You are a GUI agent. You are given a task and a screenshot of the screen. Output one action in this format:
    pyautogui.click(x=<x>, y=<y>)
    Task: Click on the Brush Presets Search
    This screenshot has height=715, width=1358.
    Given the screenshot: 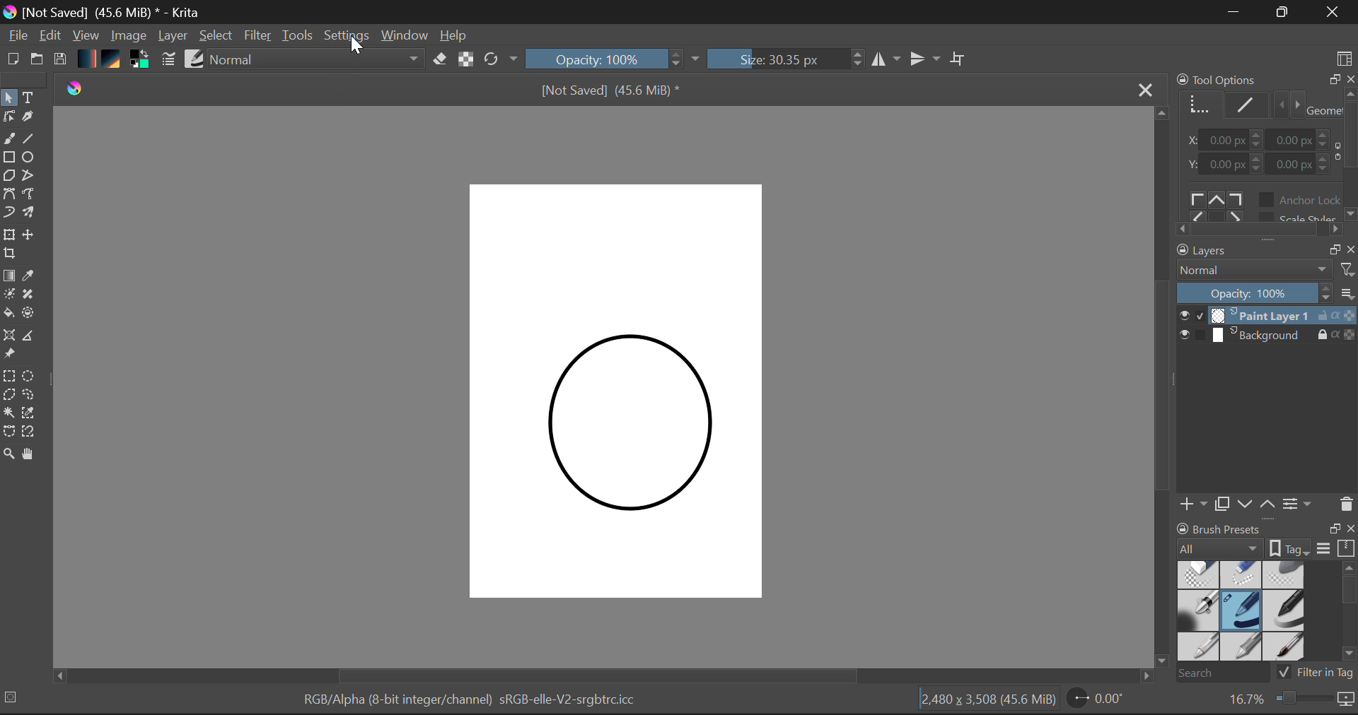 What is the action you would take?
    pyautogui.click(x=1264, y=672)
    